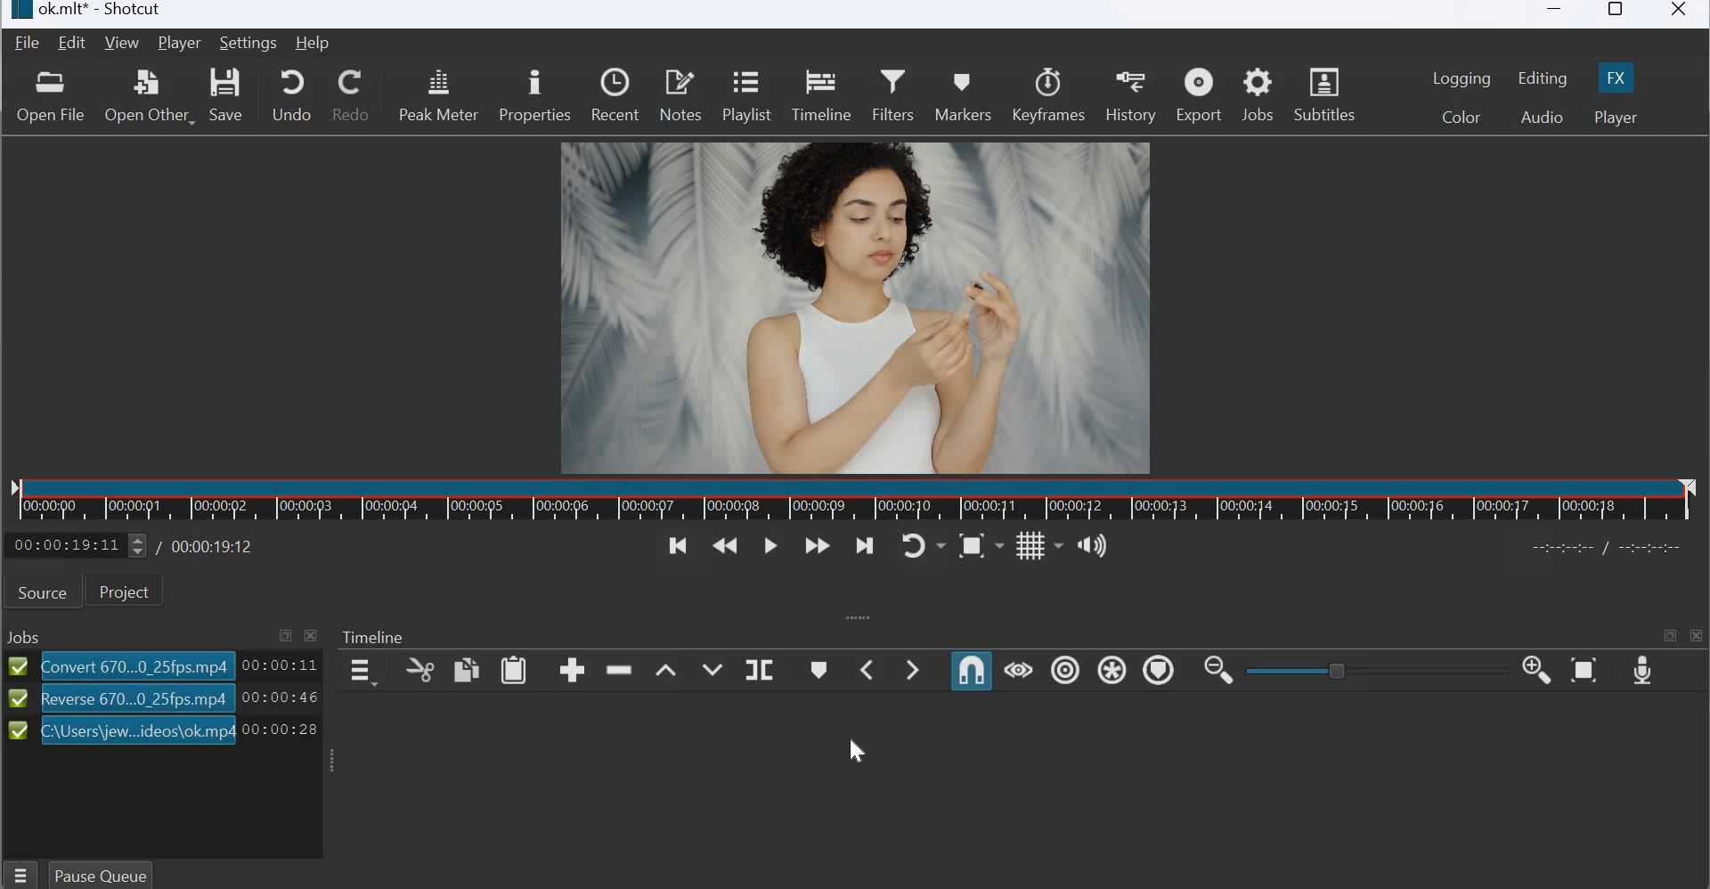 Image resolution: width=1710 pixels, height=889 pixels. What do you see at coordinates (859, 501) in the screenshot?
I see `Timeline` at bounding box center [859, 501].